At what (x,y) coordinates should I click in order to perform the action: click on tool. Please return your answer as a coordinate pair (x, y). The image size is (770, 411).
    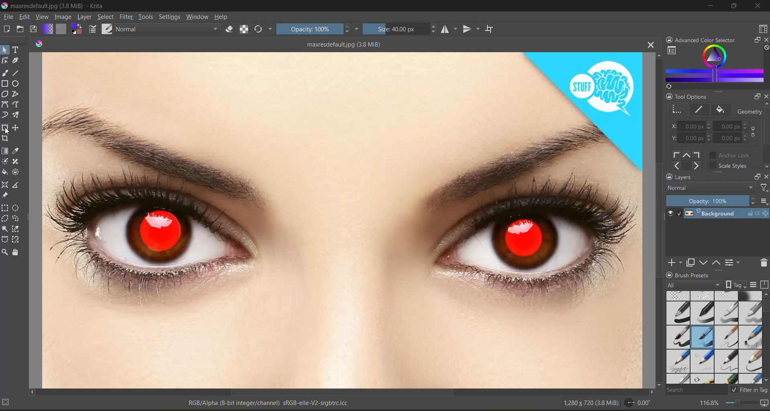
    Looking at the image, I should click on (6, 61).